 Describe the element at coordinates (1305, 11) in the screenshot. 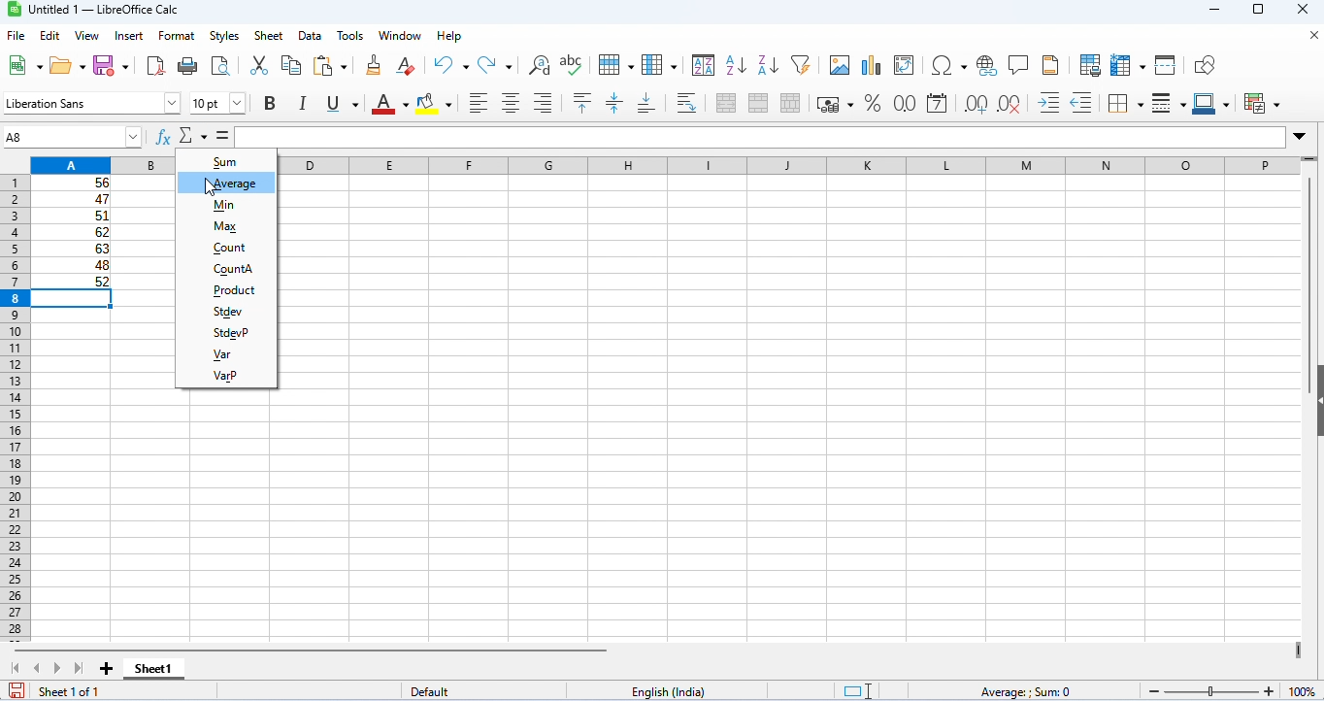

I see `close` at that location.